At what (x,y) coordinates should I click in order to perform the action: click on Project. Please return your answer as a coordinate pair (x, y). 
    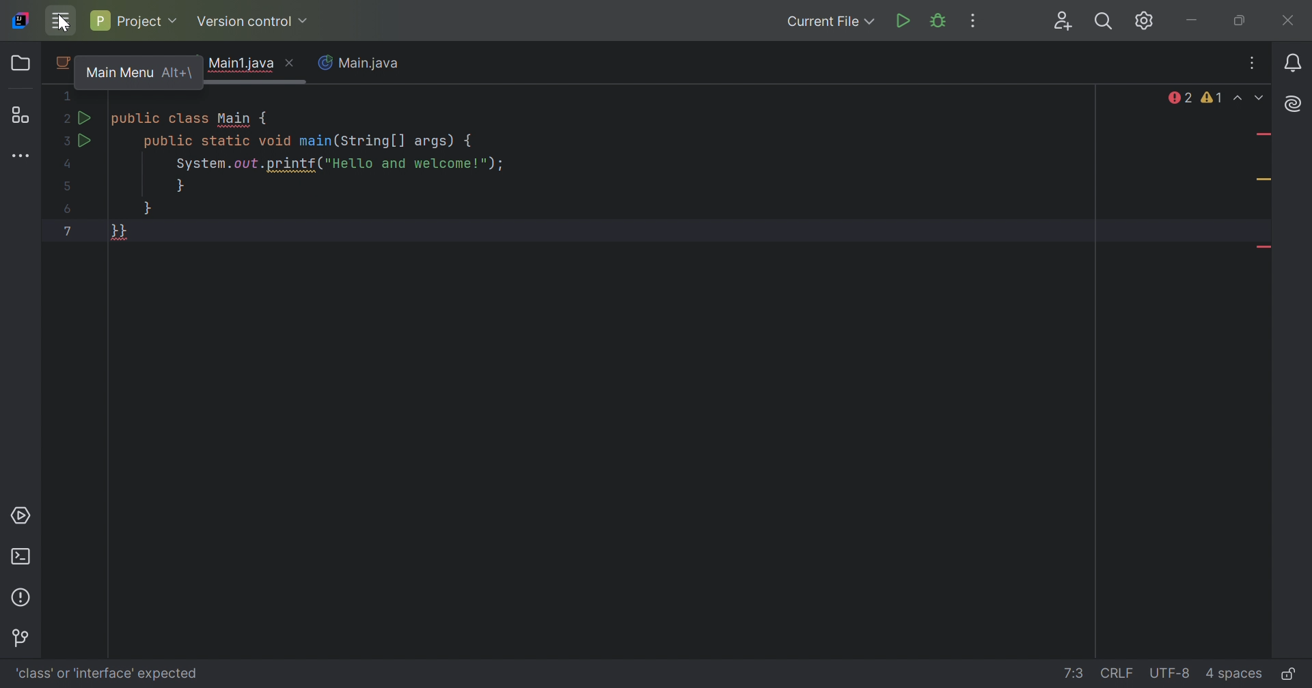
    Looking at the image, I should click on (136, 22).